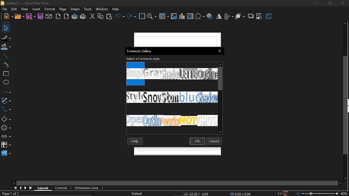  I want to click on redo, so click(131, 17).